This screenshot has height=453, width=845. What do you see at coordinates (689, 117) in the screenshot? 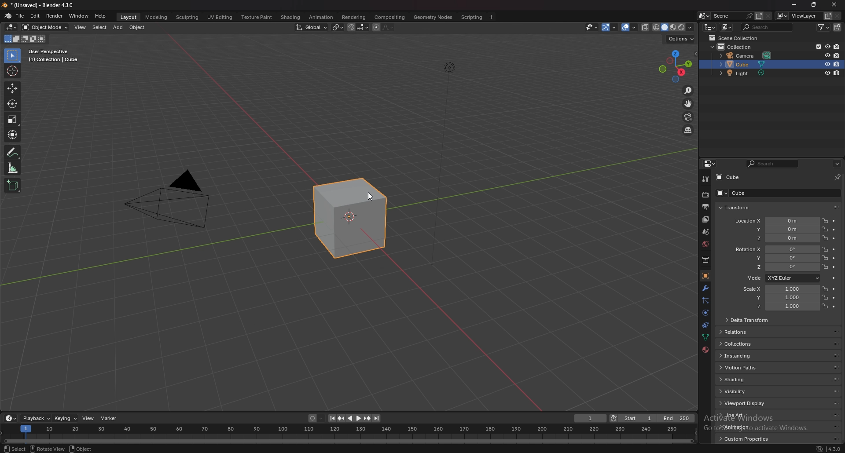
I see `camera view` at bounding box center [689, 117].